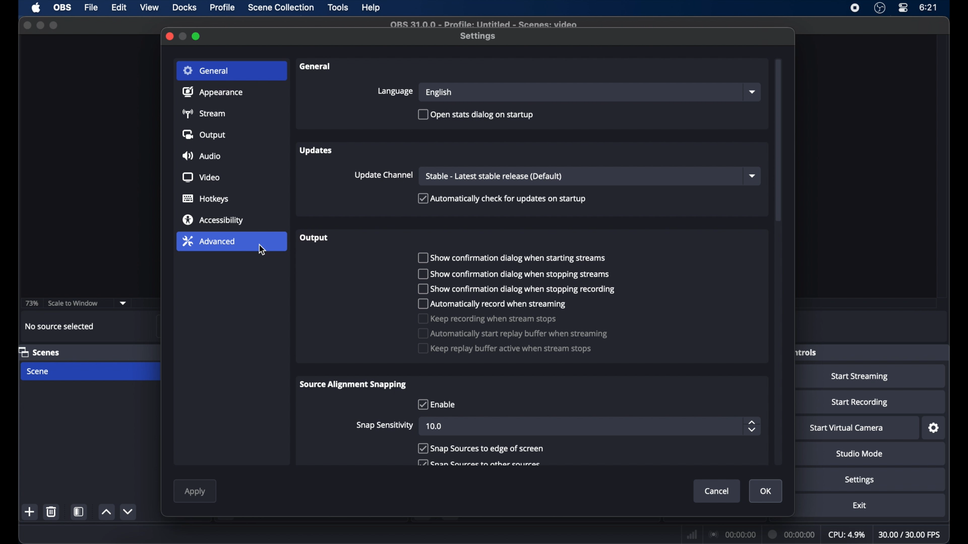 Image resolution: width=968 pixels, height=544 pixels. I want to click on control center, so click(902, 8).